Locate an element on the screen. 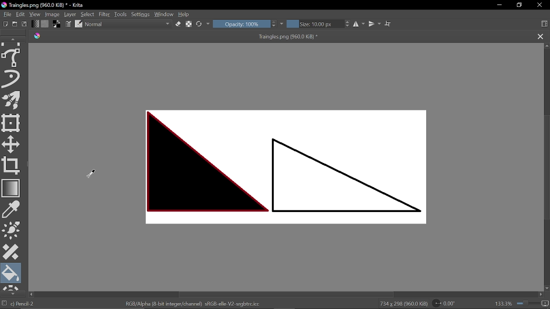 This screenshot has height=309, width=550. Move down in tools is located at coordinates (11, 293).